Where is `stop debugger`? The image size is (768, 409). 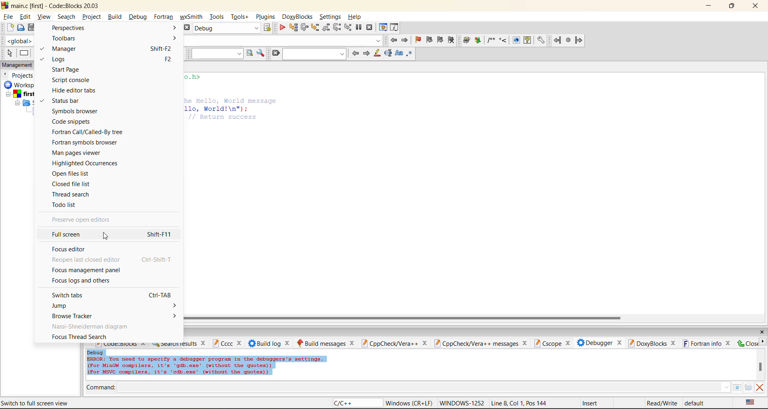 stop debugger is located at coordinates (371, 27).